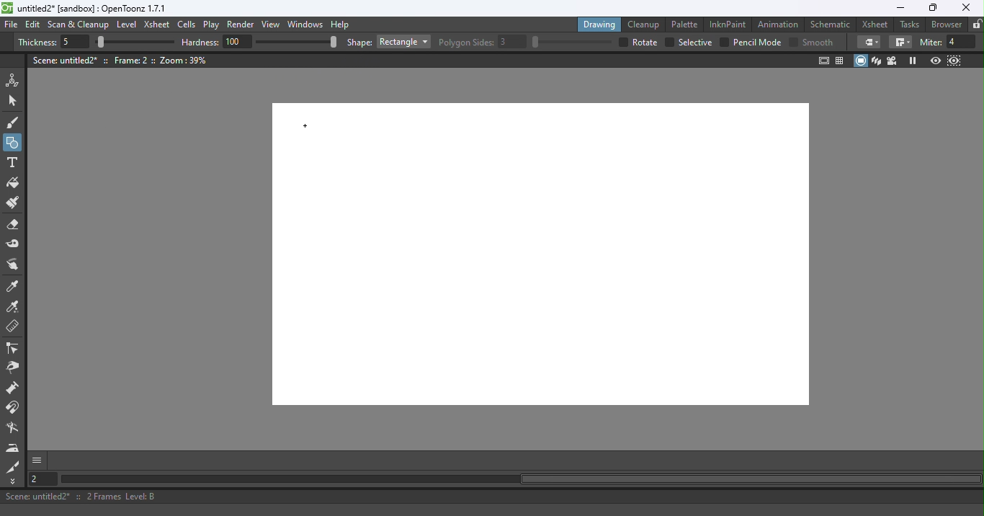 The height and width of the screenshot is (516, 984). What do you see at coordinates (877, 61) in the screenshot?
I see `3D View` at bounding box center [877, 61].